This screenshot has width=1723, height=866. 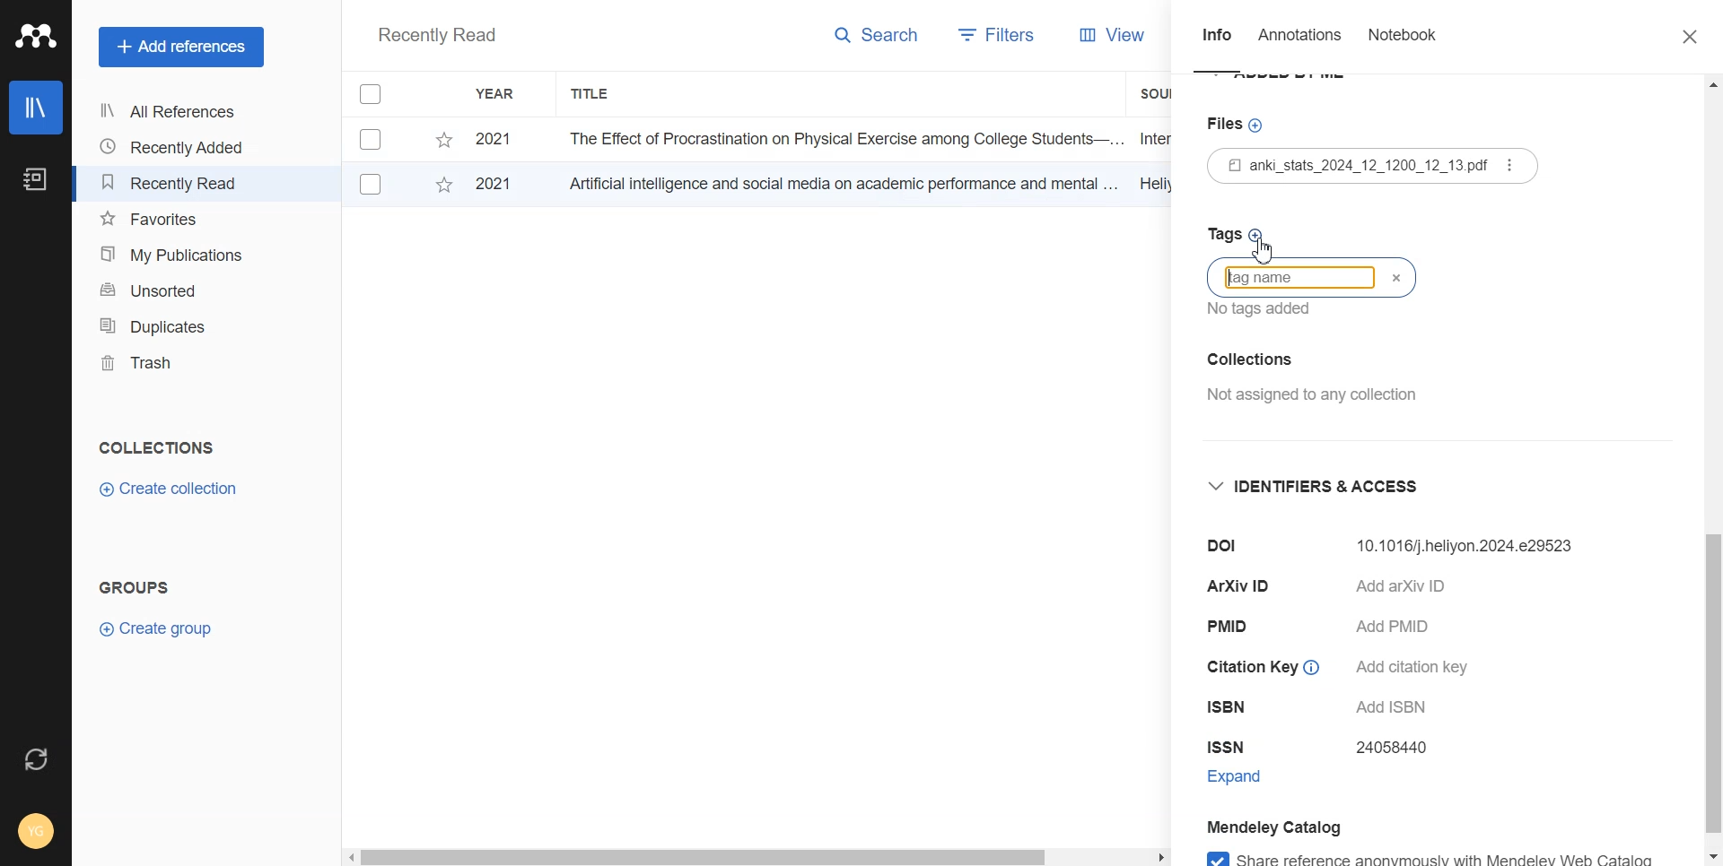 I want to click on Horizontal scroll bar, so click(x=757, y=855).